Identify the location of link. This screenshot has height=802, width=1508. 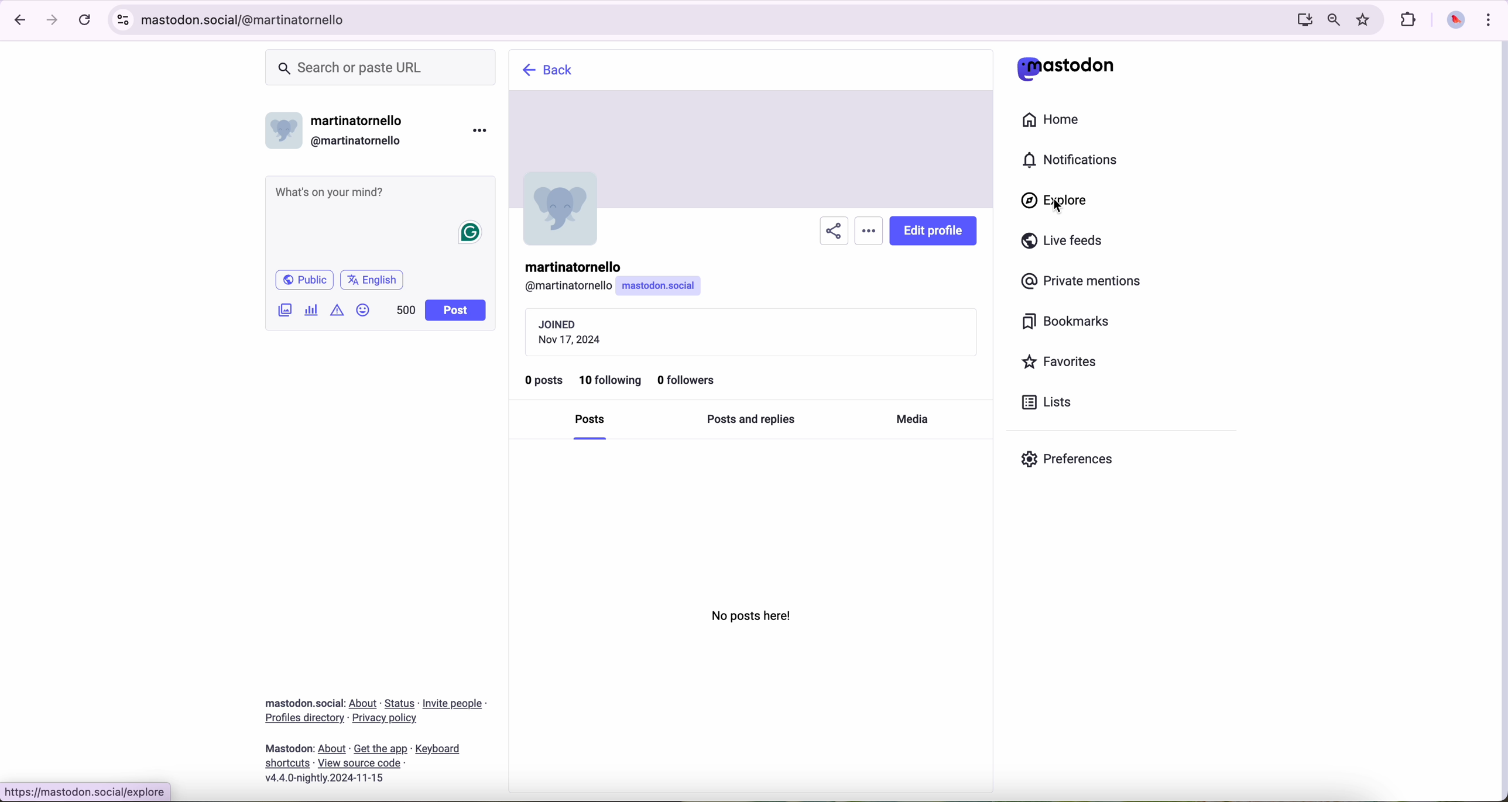
(304, 719).